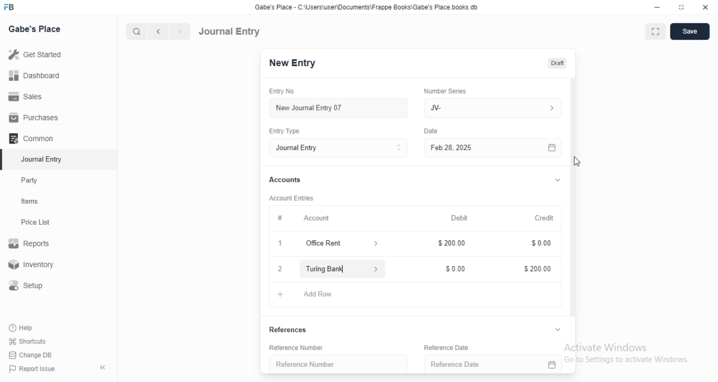 The height and width of the screenshot is (382, 718). What do you see at coordinates (338, 148) in the screenshot?
I see `Entry Type` at bounding box center [338, 148].